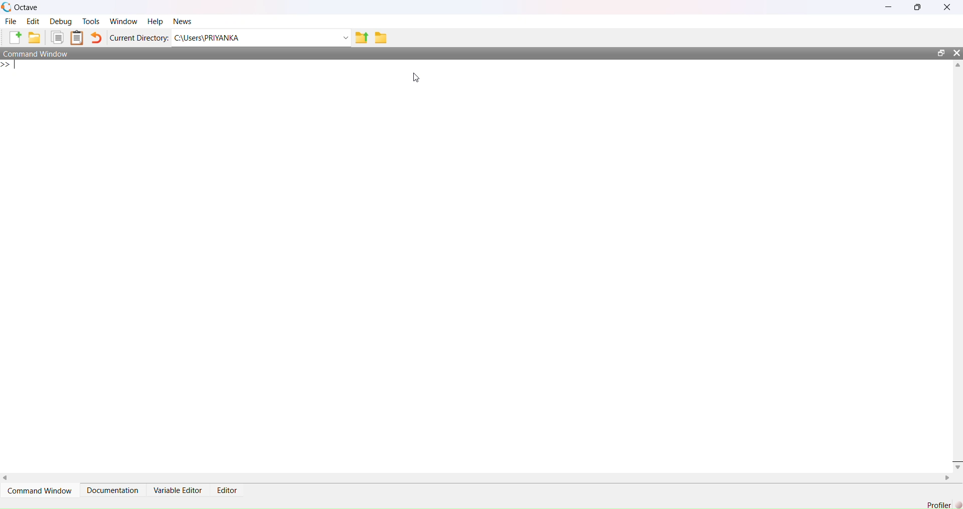  I want to click on Command Window, so click(457, 53).